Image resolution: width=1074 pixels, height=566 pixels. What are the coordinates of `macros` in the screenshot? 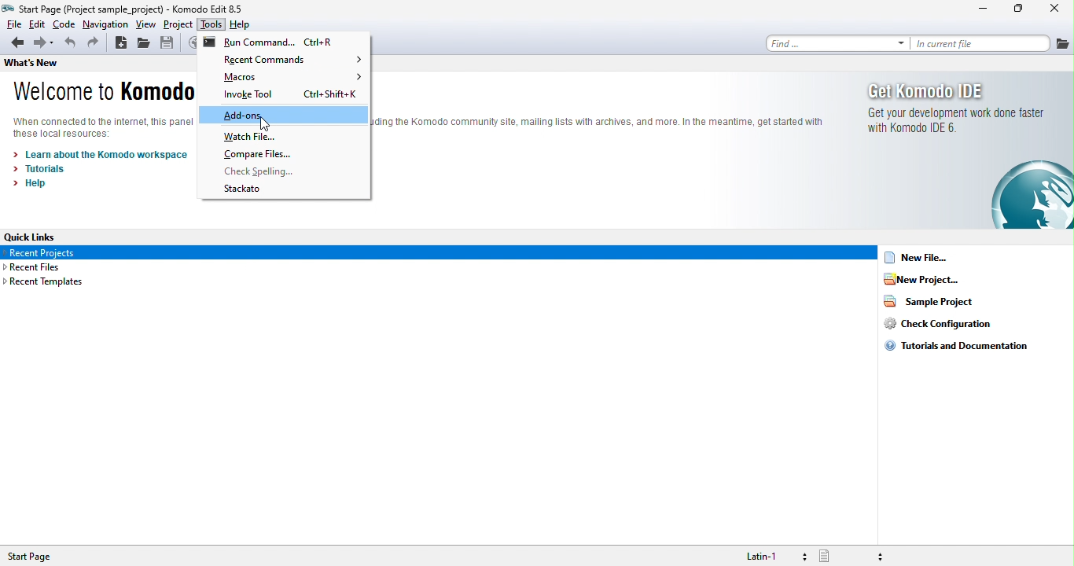 It's located at (296, 78).